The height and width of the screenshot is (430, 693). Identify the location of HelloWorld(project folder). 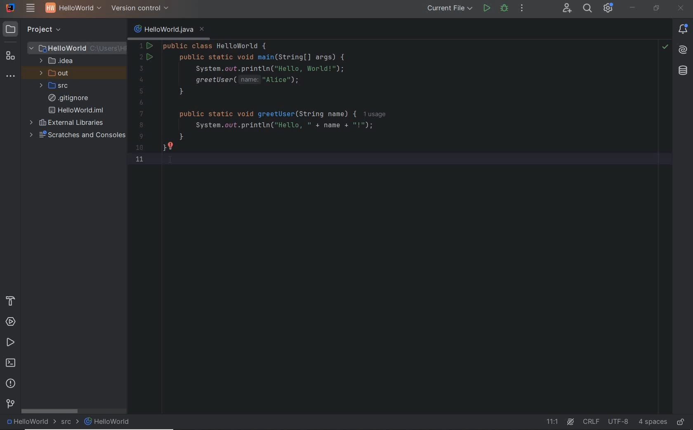
(77, 47).